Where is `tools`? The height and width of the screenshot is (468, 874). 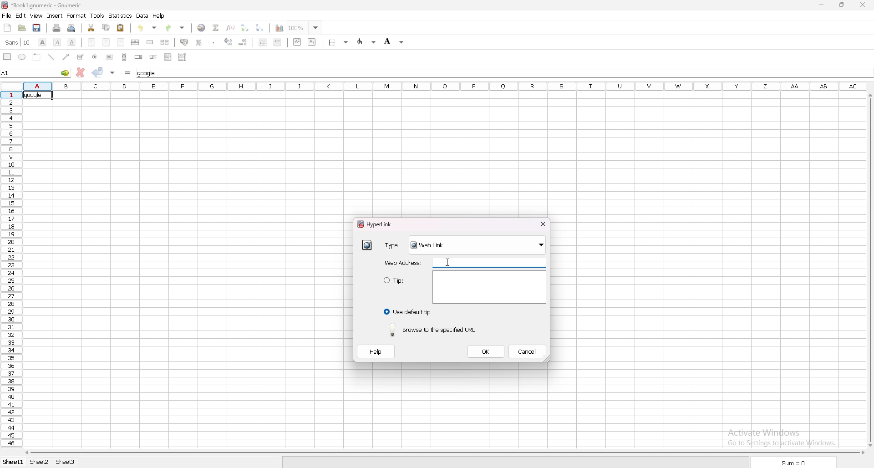
tools is located at coordinates (97, 15).